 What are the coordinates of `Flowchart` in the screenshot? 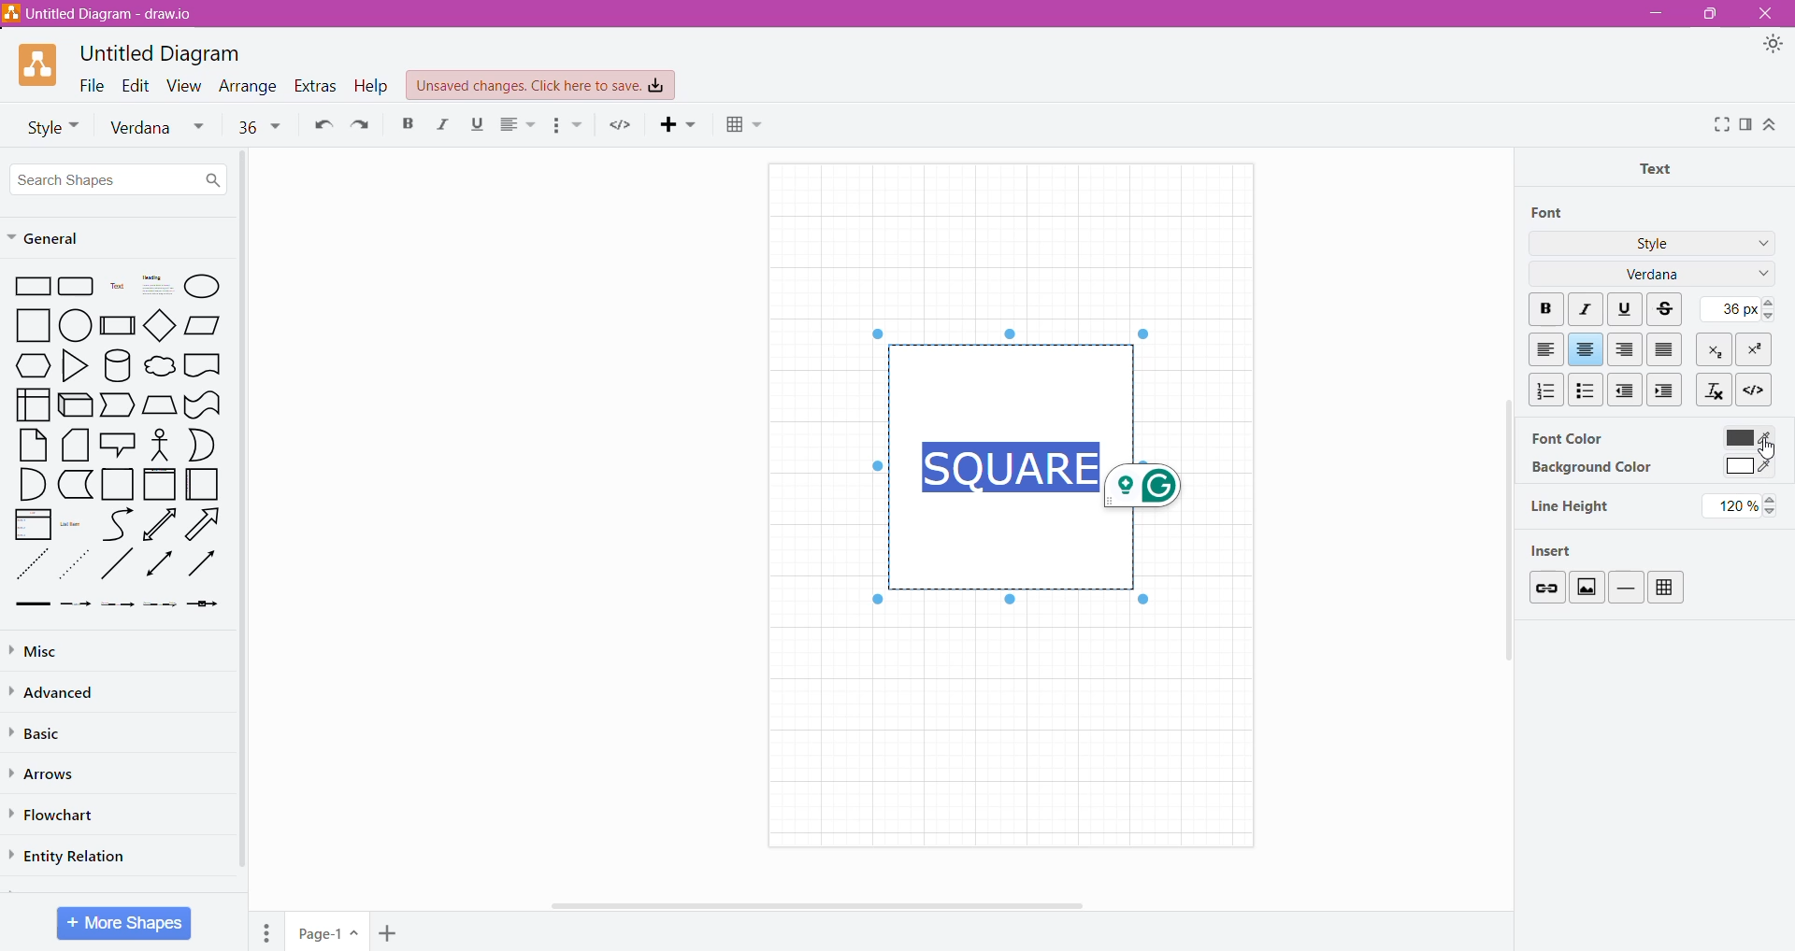 It's located at (57, 816).